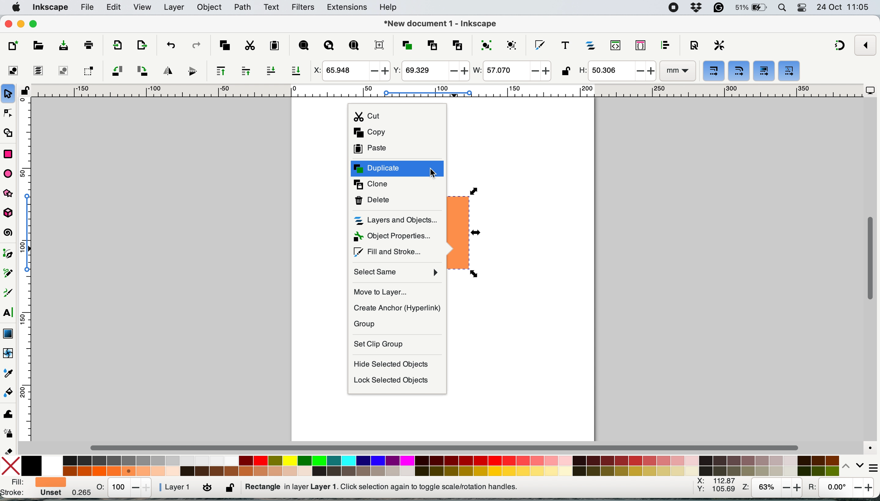 The height and width of the screenshot is (501, 880). Describe the element at coordinates (208, 488) in the screenshot. I see `toggle current layer visibility` at that location.